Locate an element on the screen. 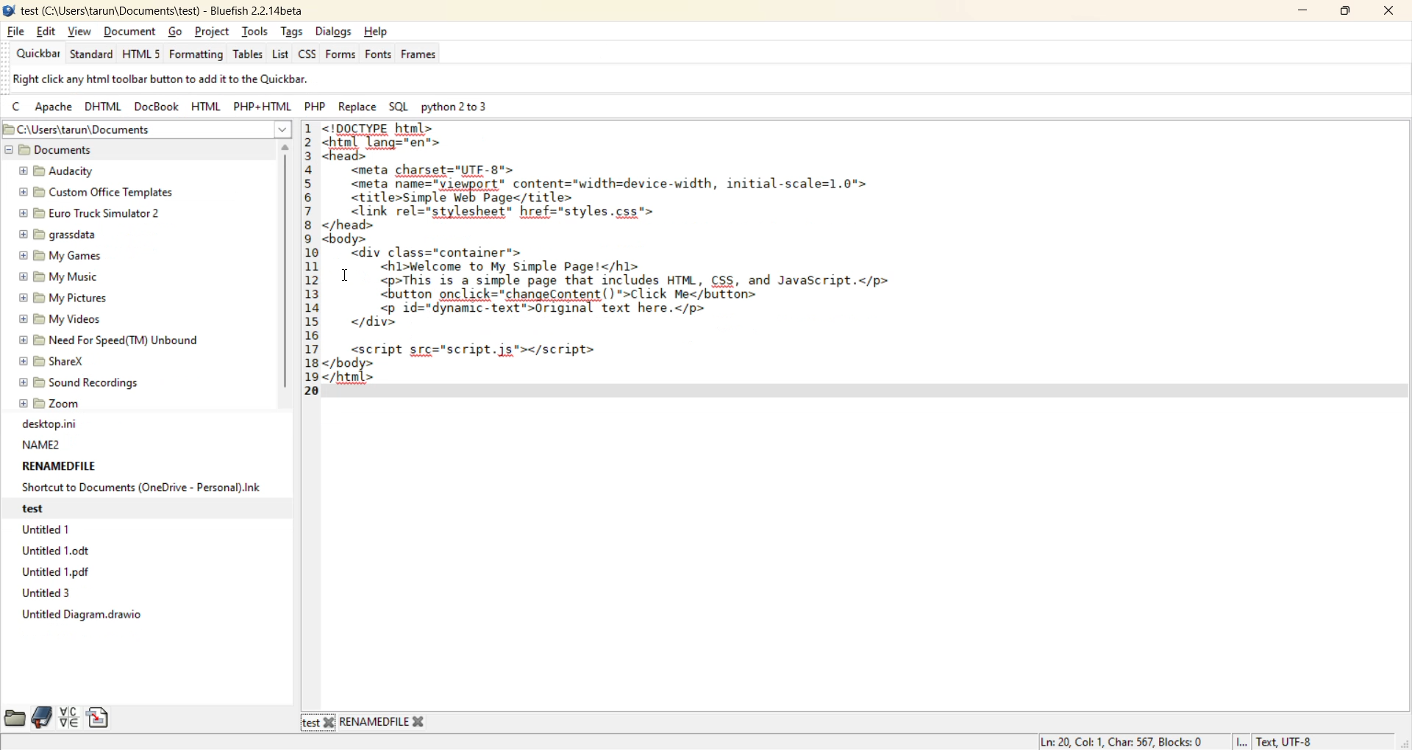  forms is located at coordinates (340, 53).